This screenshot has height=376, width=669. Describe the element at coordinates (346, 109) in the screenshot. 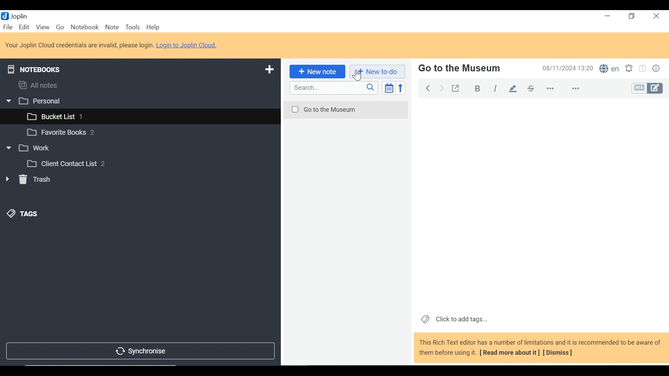

I see `Note Name` at that location.